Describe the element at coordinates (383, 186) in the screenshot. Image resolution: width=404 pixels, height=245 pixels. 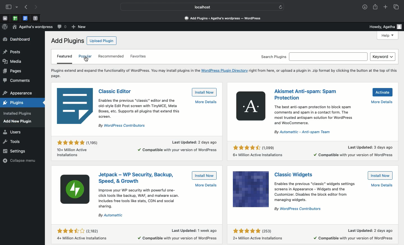
I see `More details` at that location.